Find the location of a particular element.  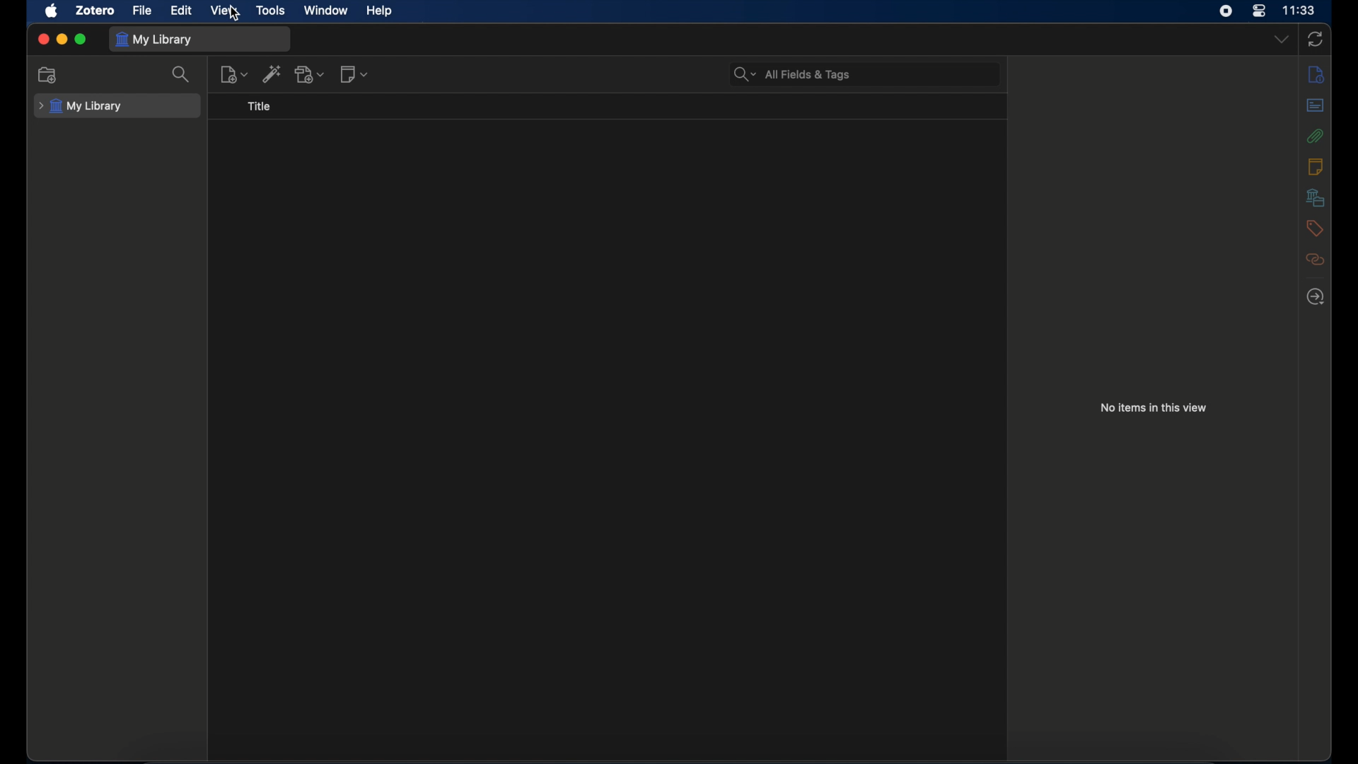

file is located at coordinates (141, 11).